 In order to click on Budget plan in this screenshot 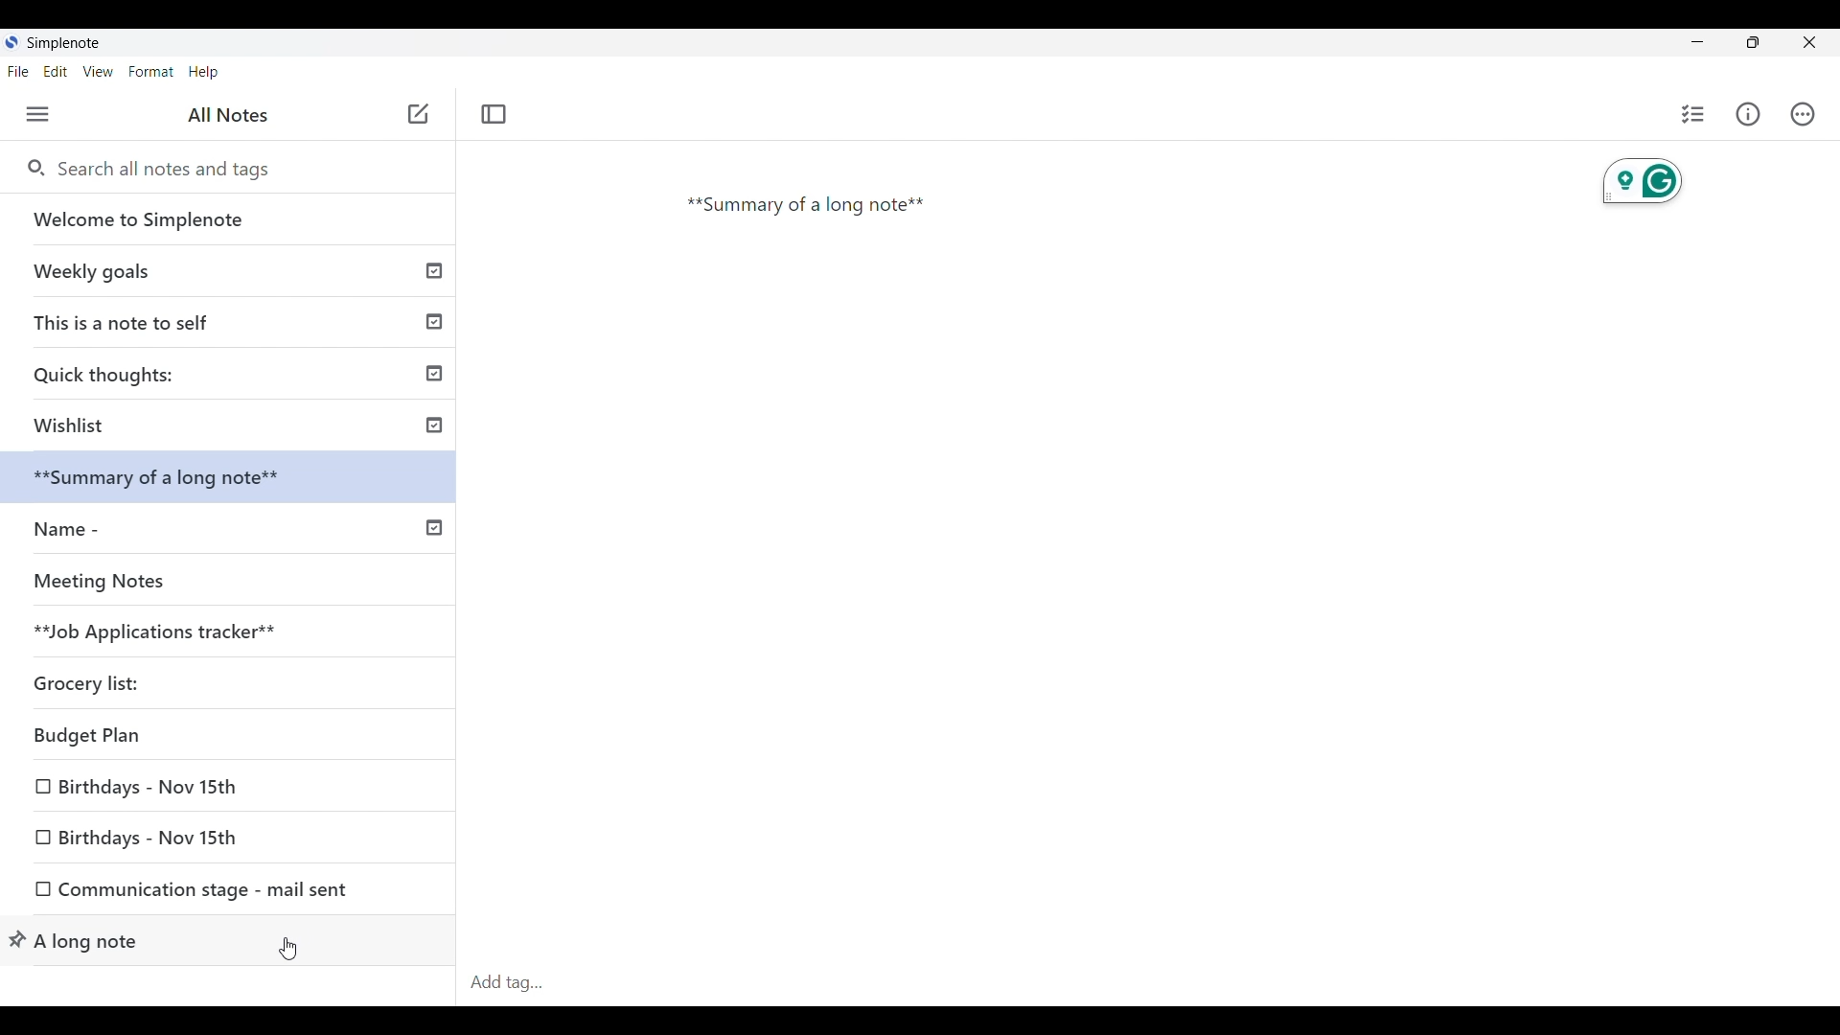, I will do `click(162, 739)`.